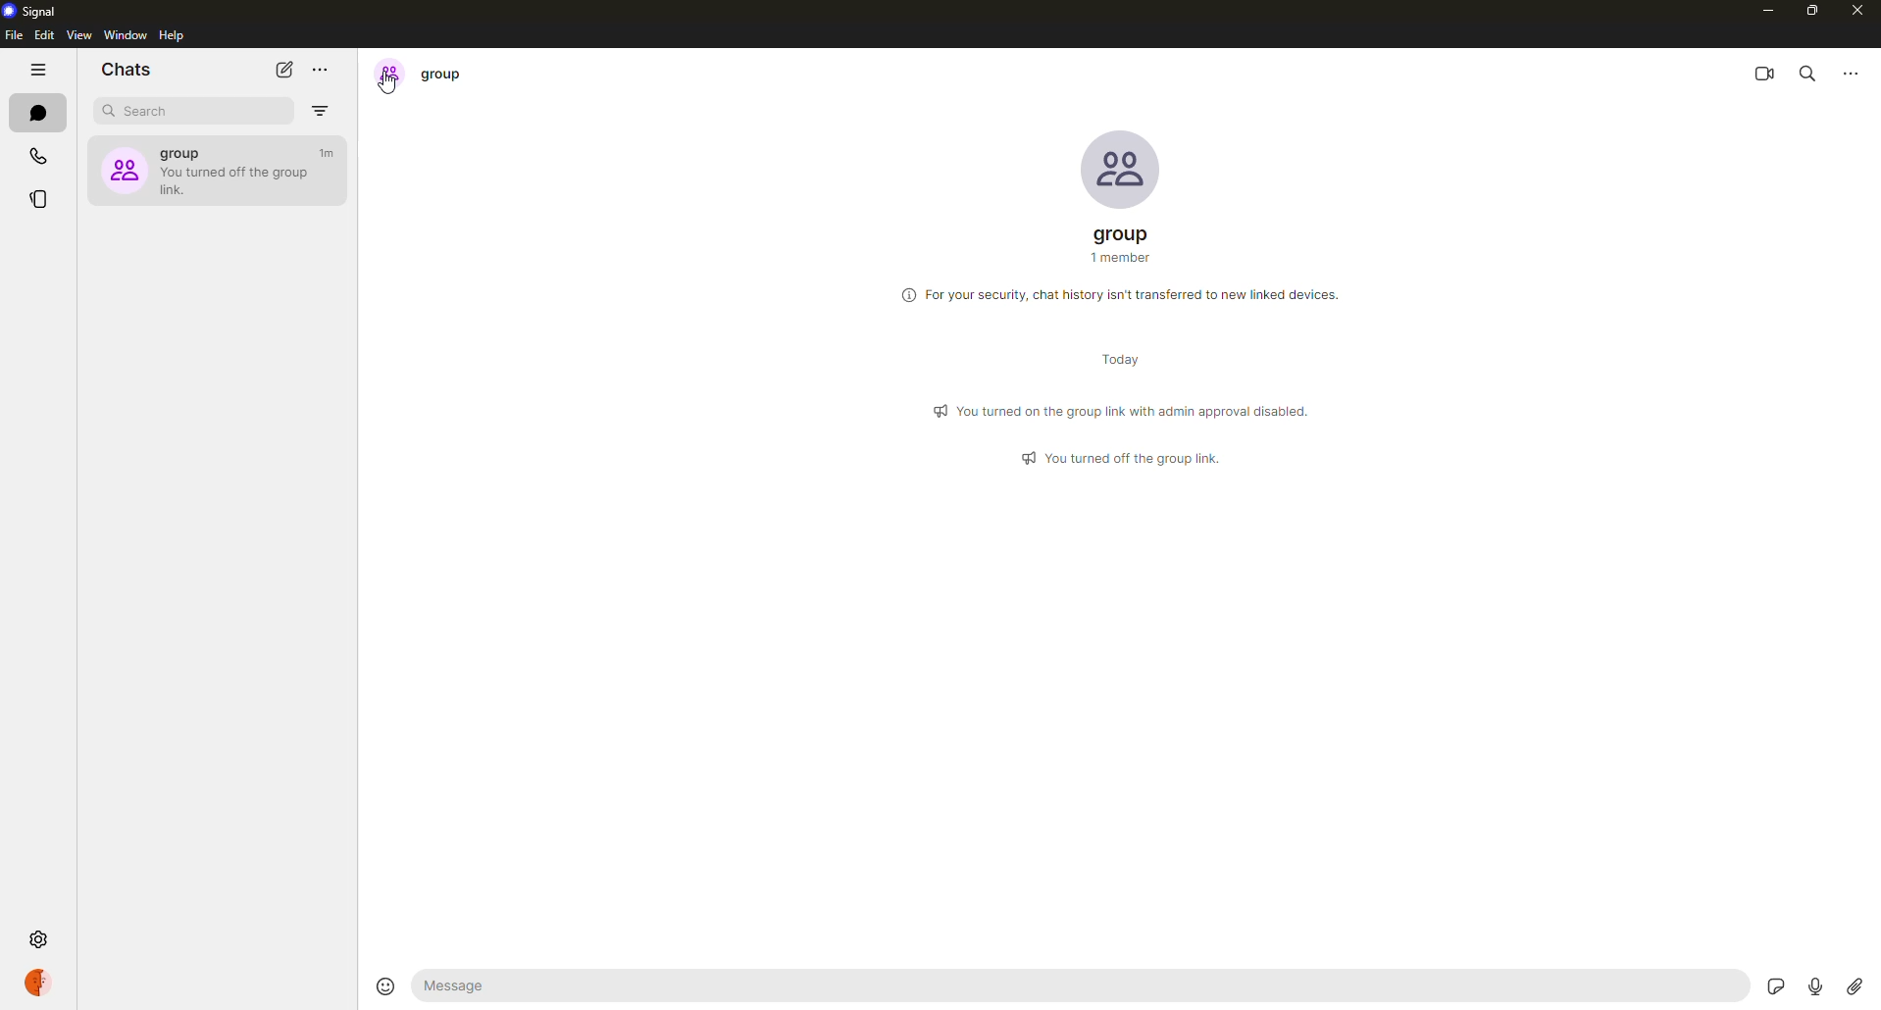  I want to click on profile pic, so click(1127, 169).